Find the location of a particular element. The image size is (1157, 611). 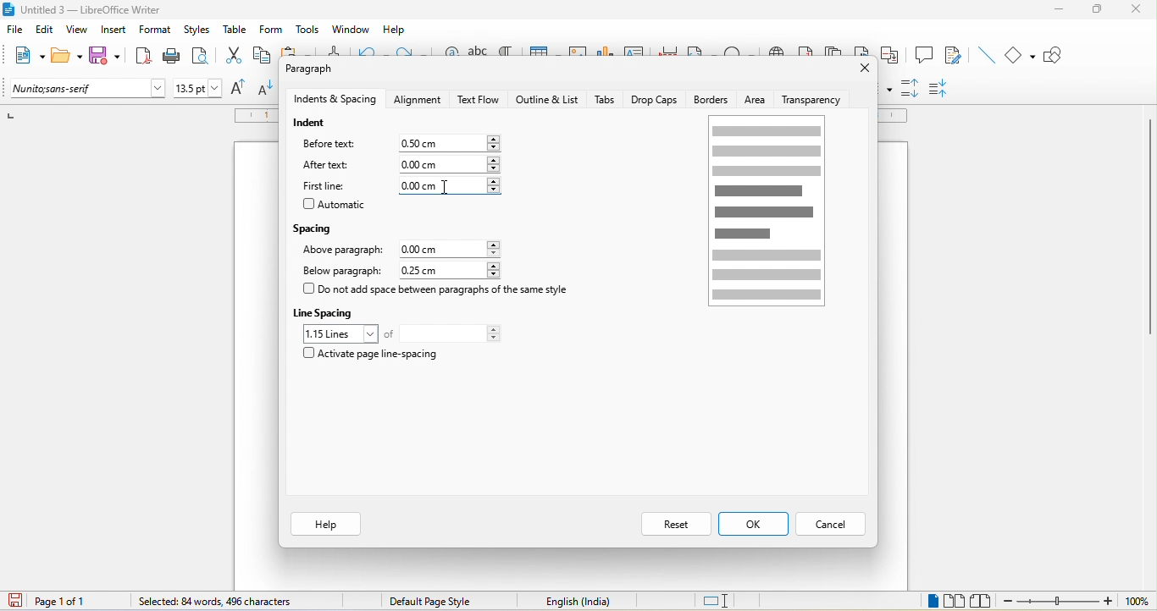

form is located at coordinates (270, 29).